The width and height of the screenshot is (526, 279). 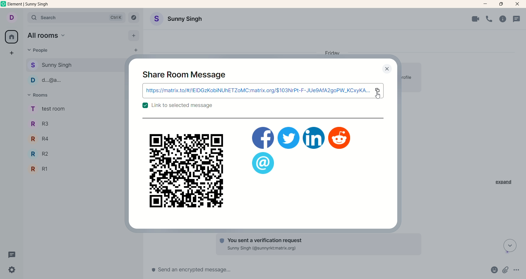 What do you see at coordinates (48, 108) in the screenshot?
I see `rooms` at bounding box center [48, 108].